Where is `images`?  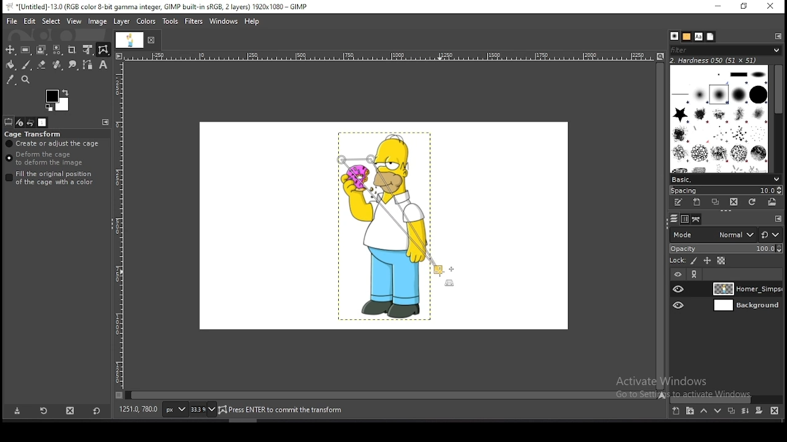 images is located at coordinates (43, 123).